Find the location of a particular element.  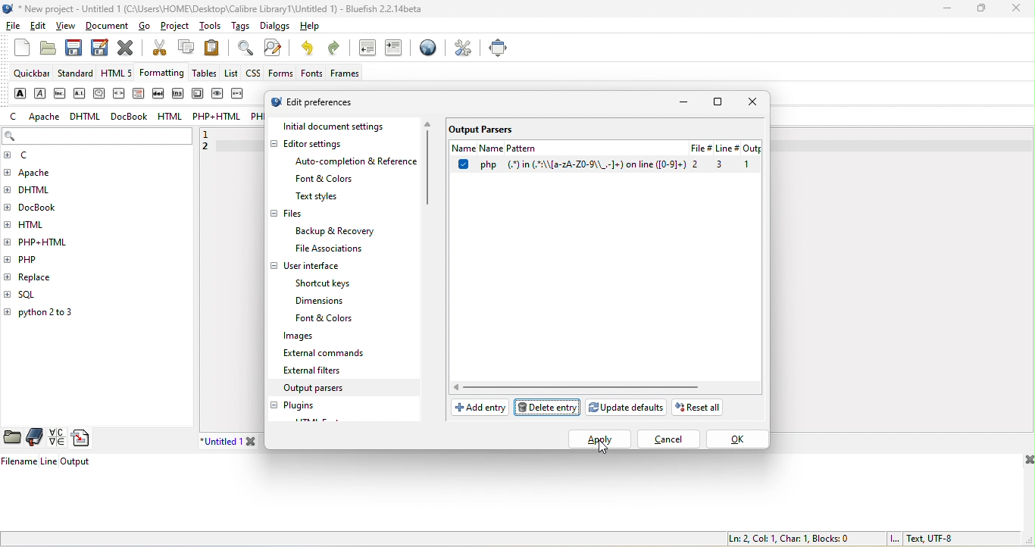

tools is located at coordinates (208, 28).